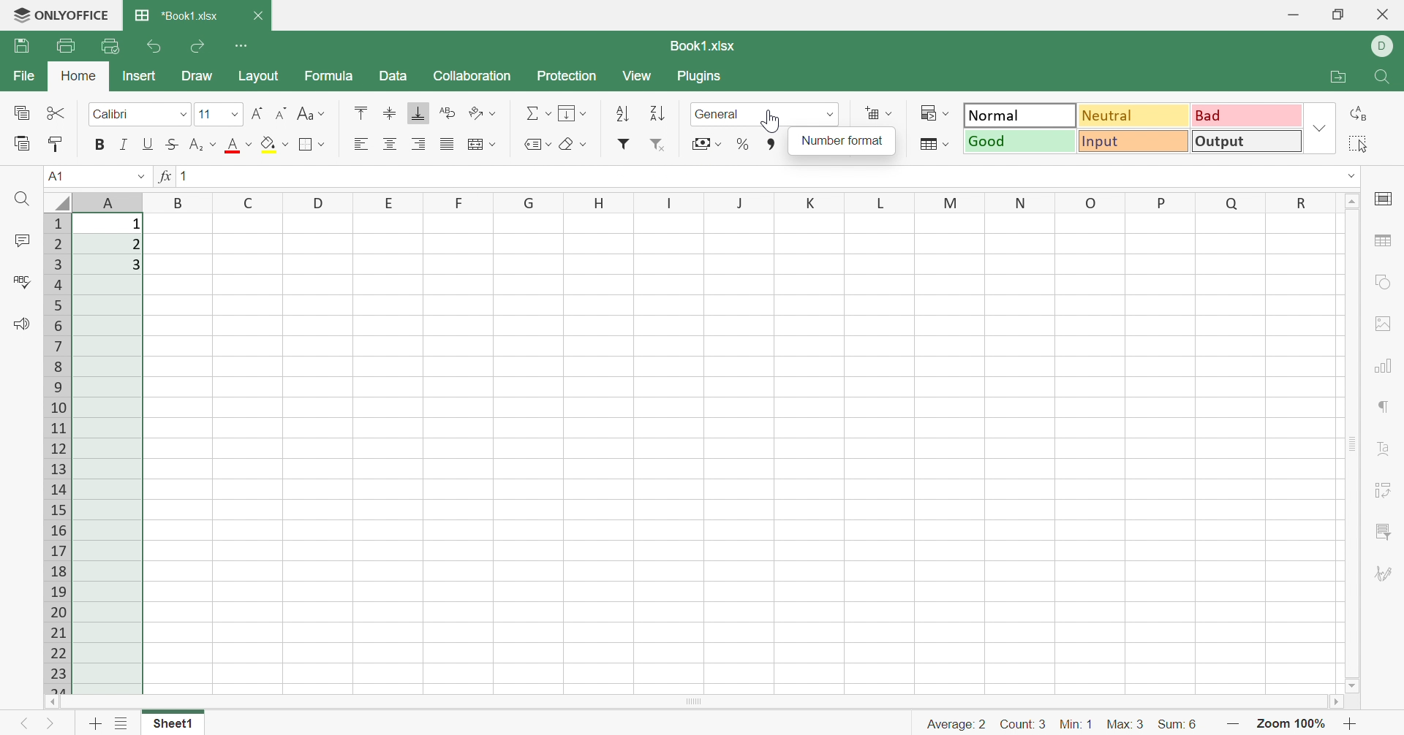  I want to click on Add sheet, so click(94, 723).